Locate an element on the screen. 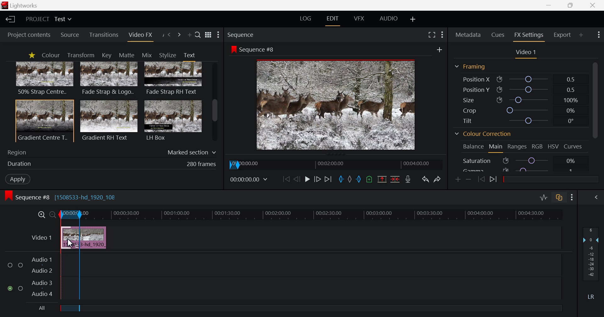 Image resolution: width=604 pixels, height=317 pixels. Add Layout is located at coordinates (413, 19).